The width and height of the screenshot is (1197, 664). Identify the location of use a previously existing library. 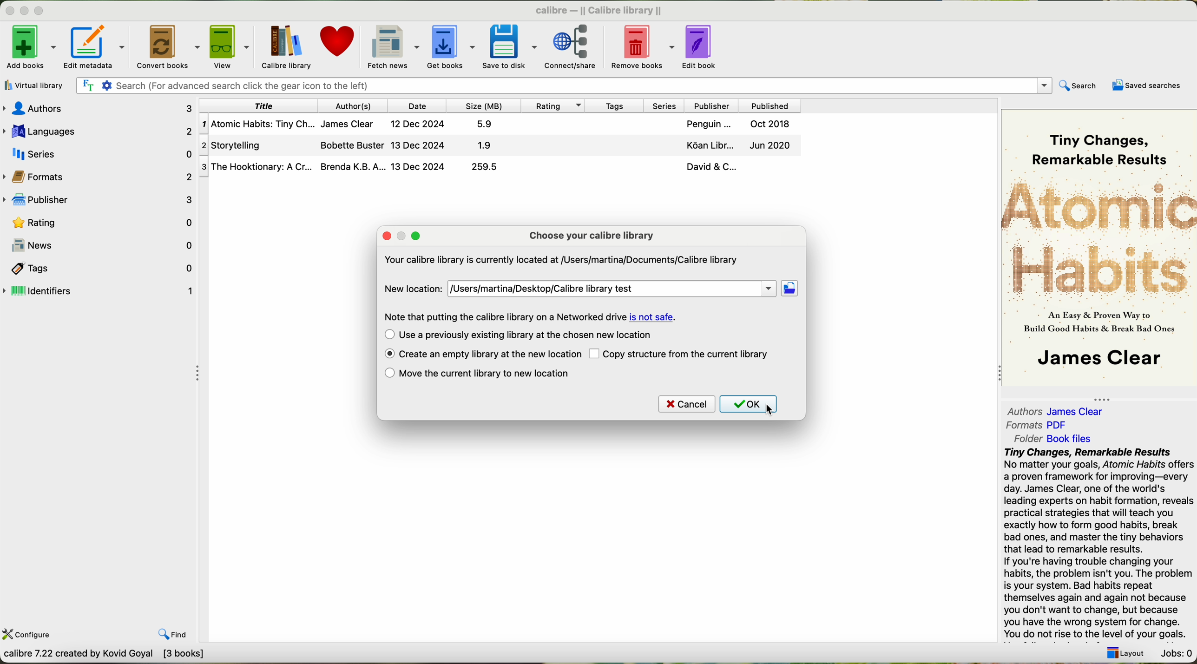
(519, 335).